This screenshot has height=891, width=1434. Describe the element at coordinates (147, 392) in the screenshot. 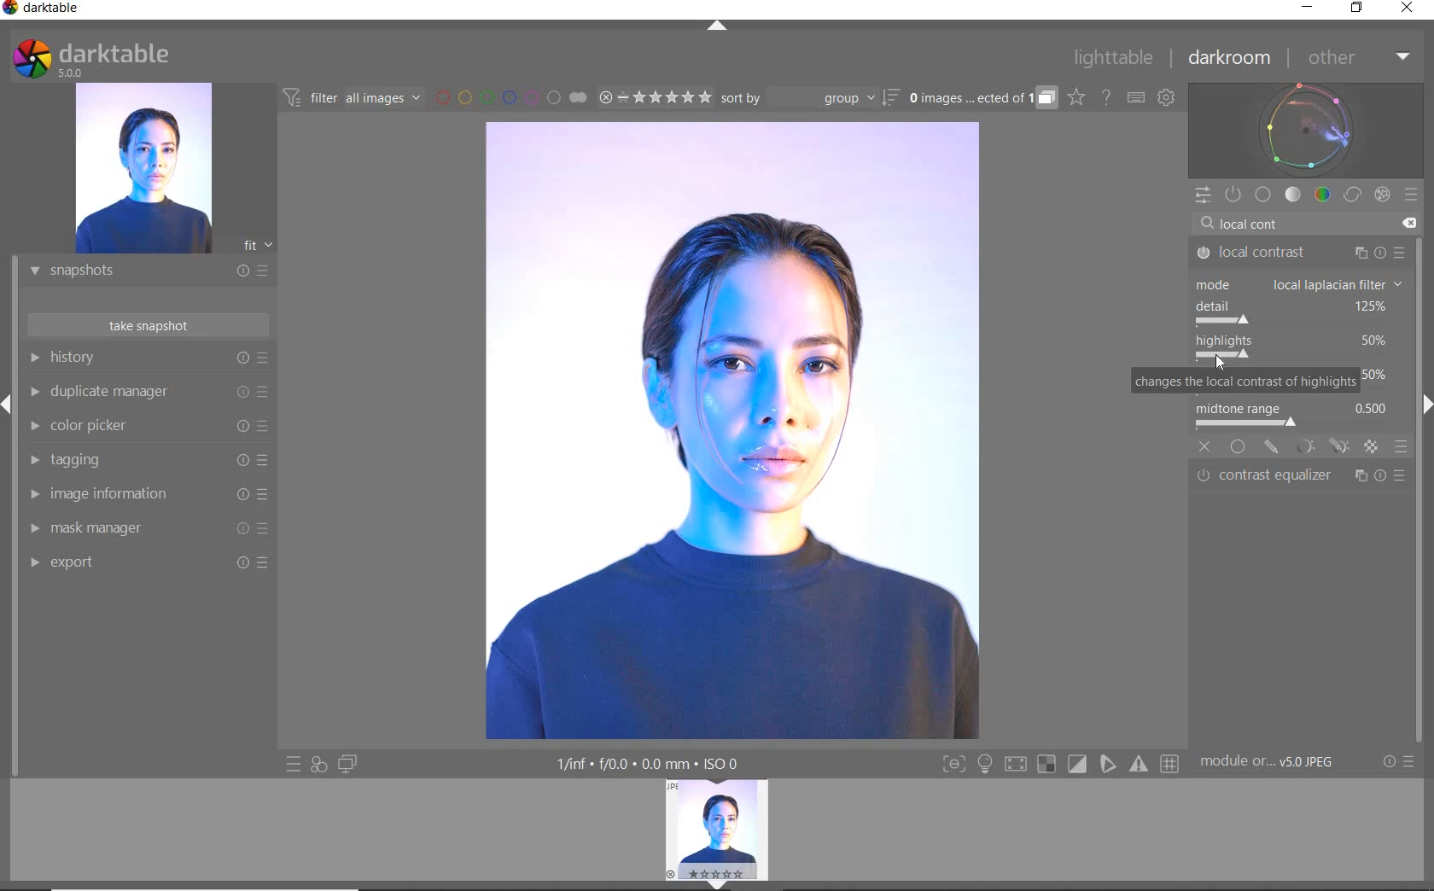

I see `DUPLICATE MANAGER` at that location.